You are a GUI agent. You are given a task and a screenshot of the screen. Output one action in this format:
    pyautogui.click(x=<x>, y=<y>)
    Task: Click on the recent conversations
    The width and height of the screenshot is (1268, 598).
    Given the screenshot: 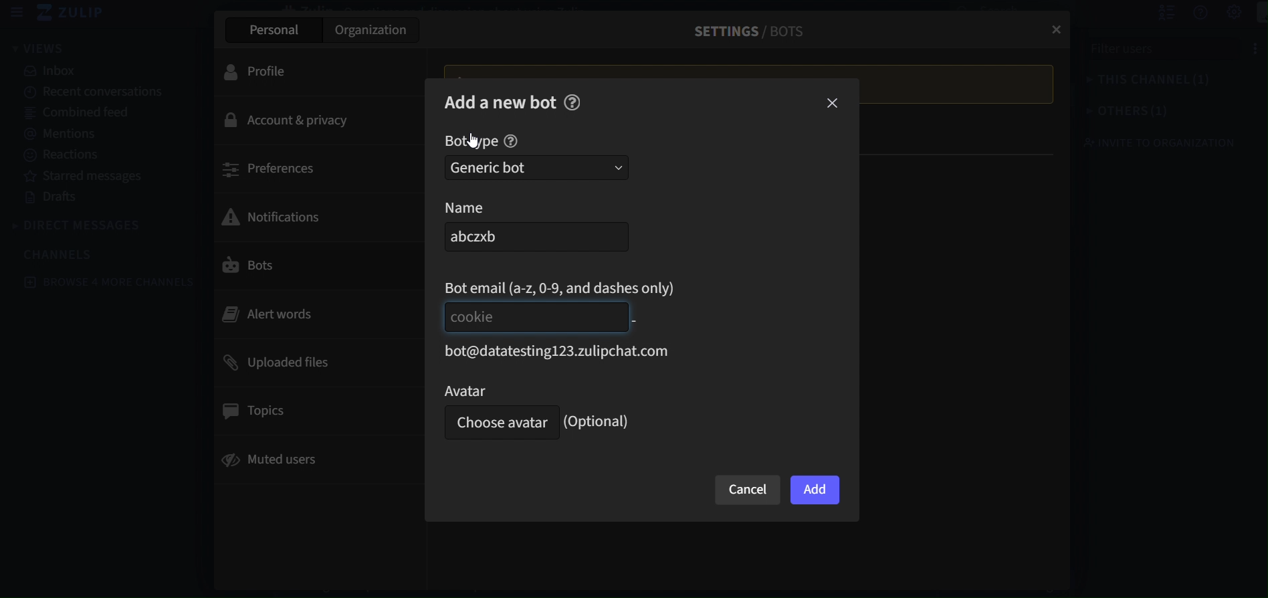 What is the action you would take?
    pyautogui.click(x=104, y=94)
    